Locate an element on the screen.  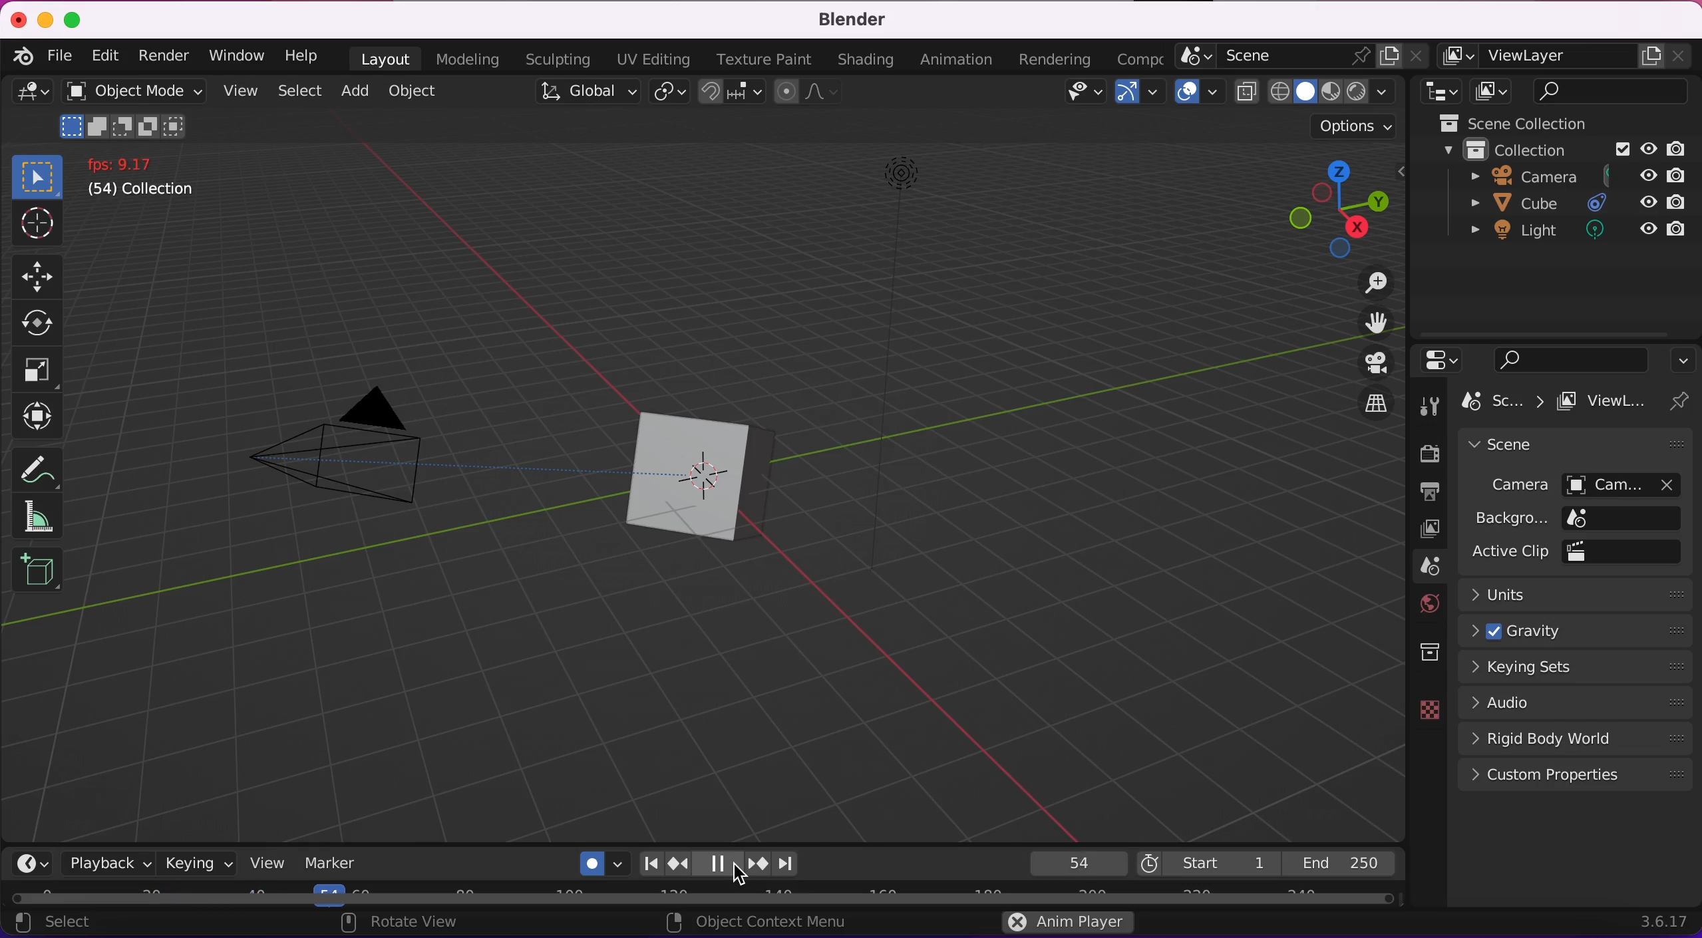
uv editing is located at coordinates (645, 59).